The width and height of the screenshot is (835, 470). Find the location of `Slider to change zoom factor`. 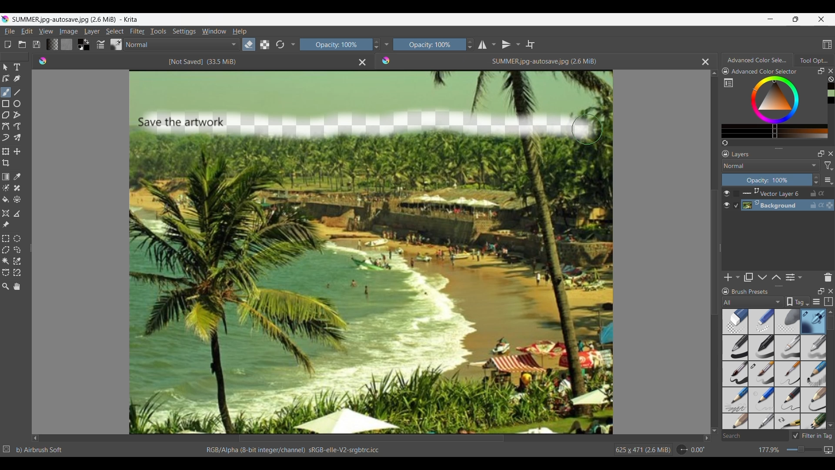

Slider to change zoom factor is located at coordinates (804, 450).